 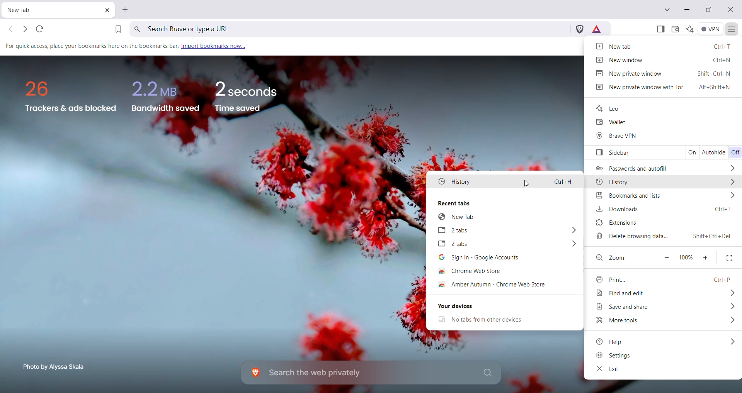 I want to click on Downloads, so click(x=664, y=208).